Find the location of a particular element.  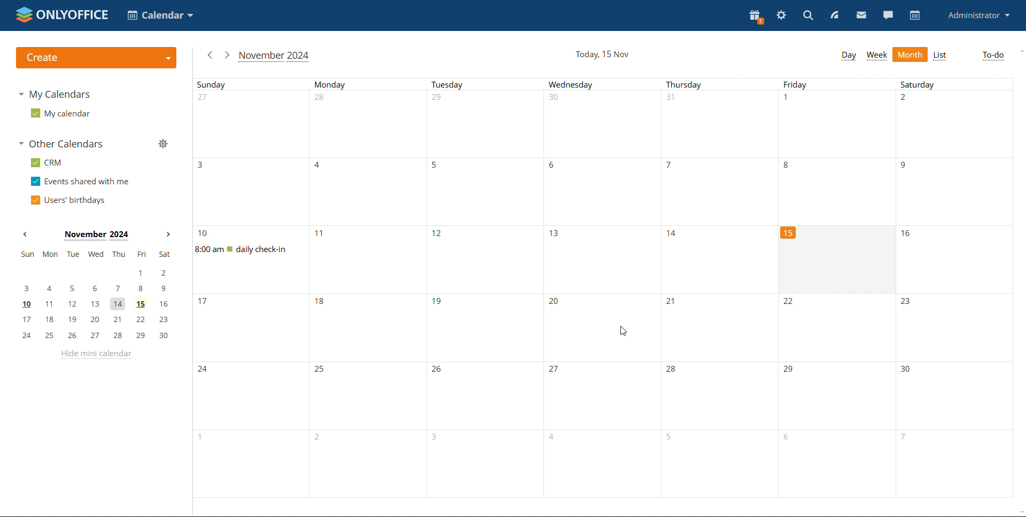

Number is located at coordinates (440, 235).